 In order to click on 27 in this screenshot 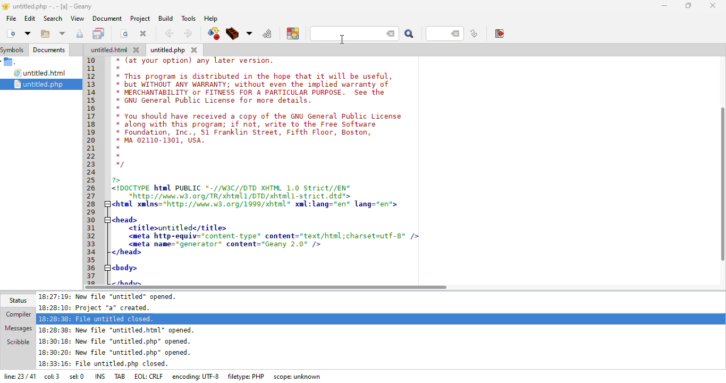, I will do `click(92, 196)`.